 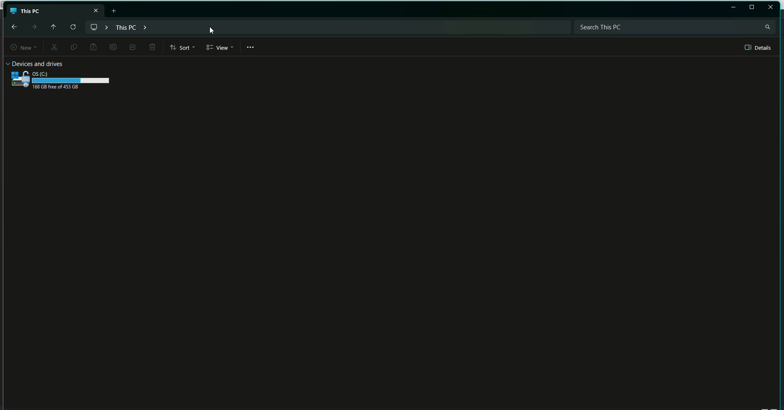 I want to click on Share, so click(x=131, y=46).